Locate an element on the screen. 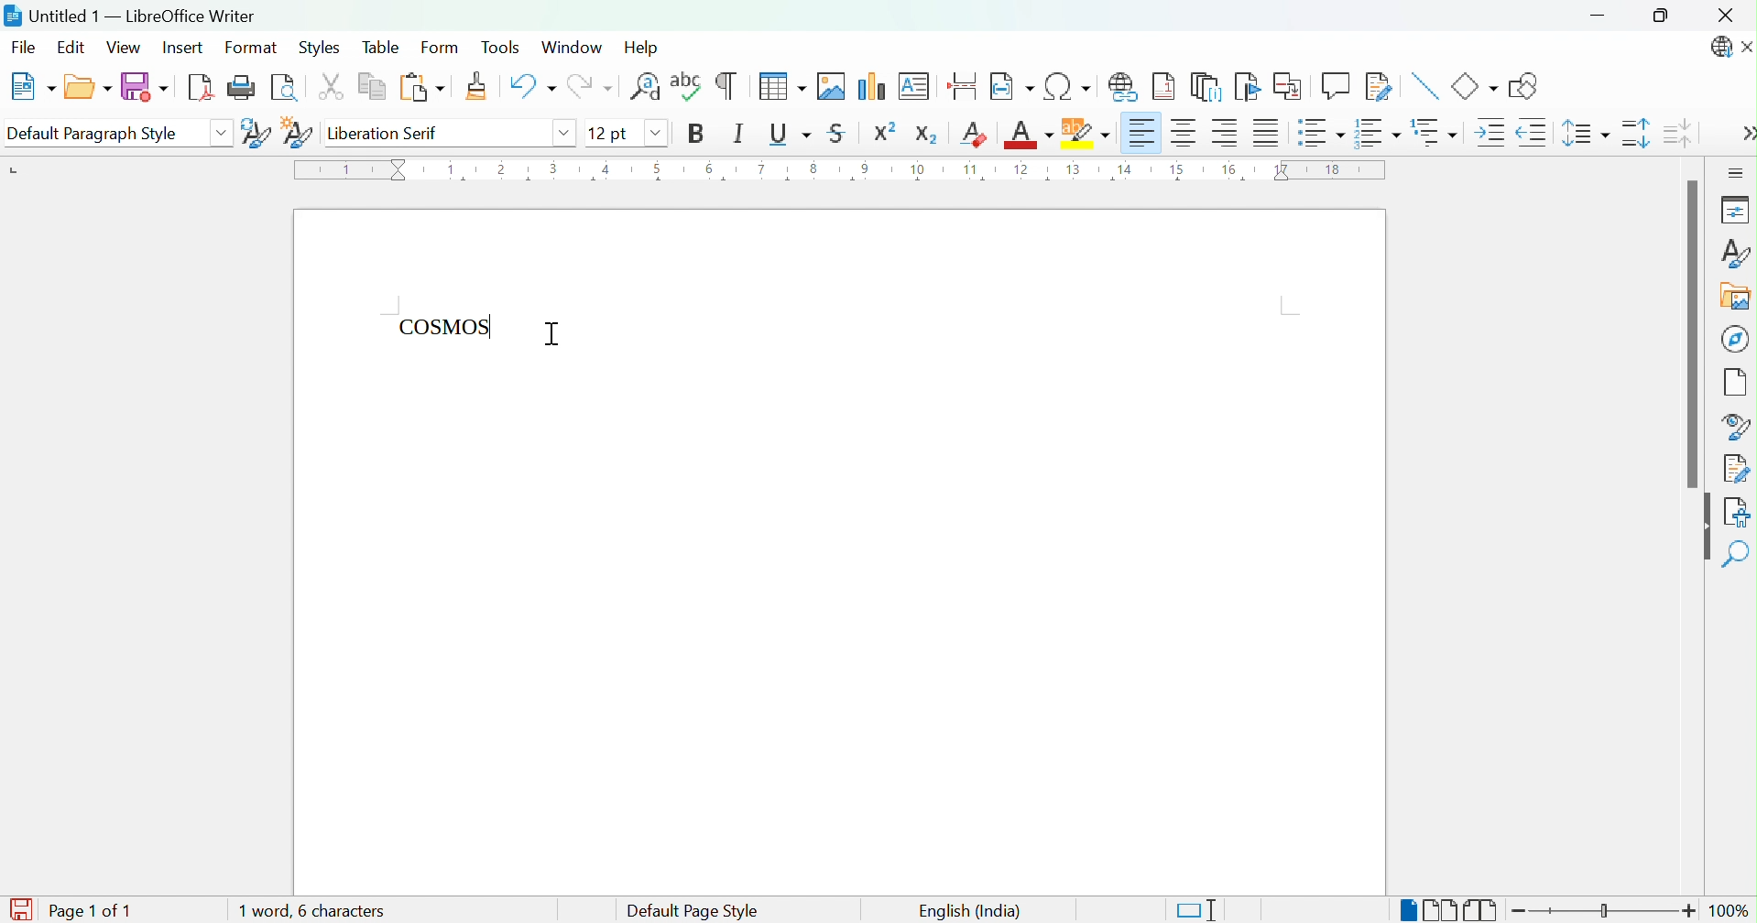  Window is located at coordinates (575, 49).